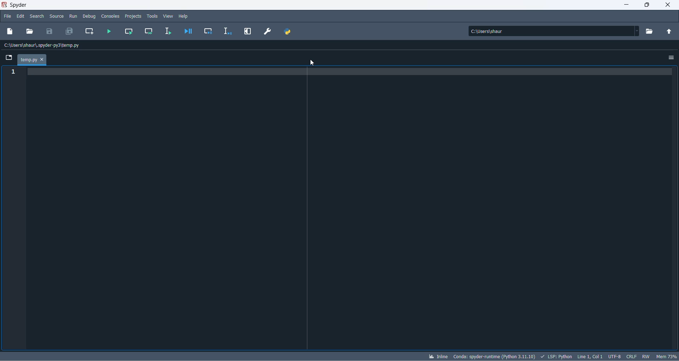 This screenshot has height=361, width=679. I want to click on run, so click(72, 15).